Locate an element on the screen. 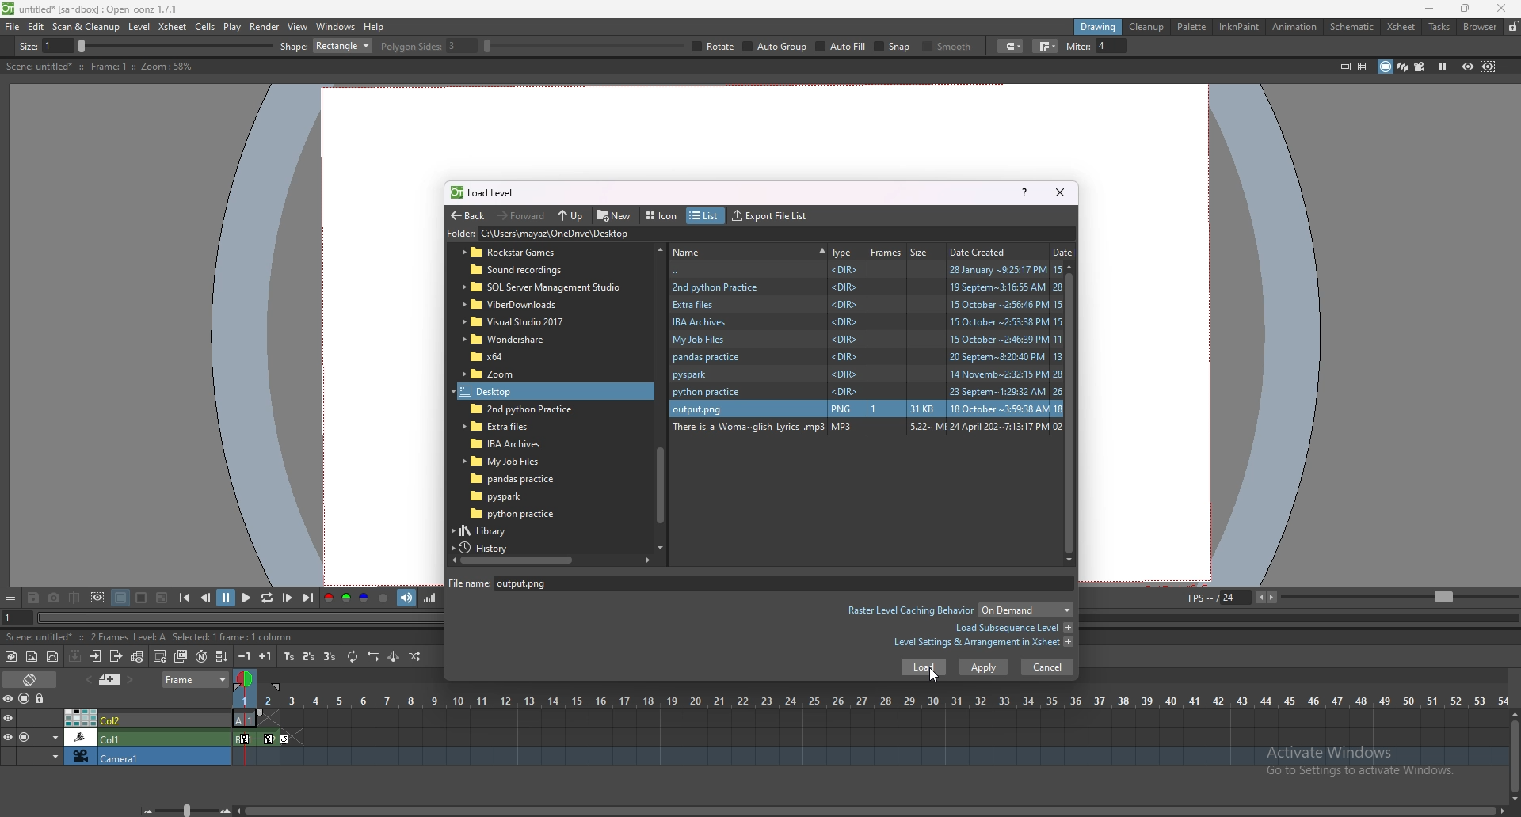 This screenshot has height=817, width=1521. folder is located at coordinates (517, 408).